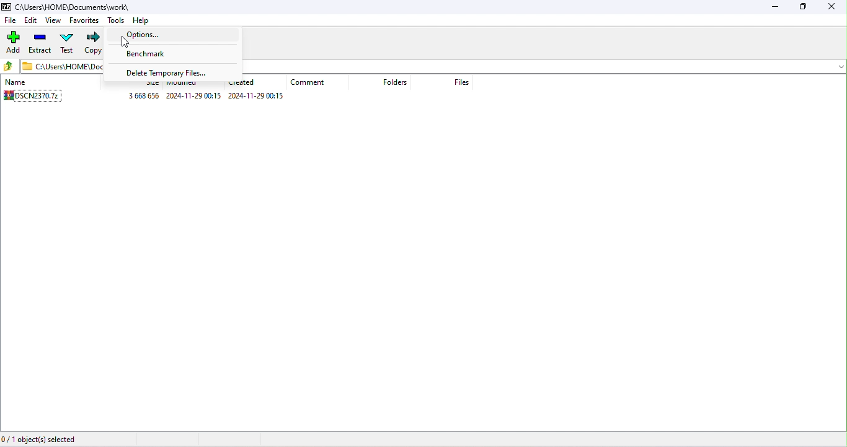  Describe the element at coordinates (94, 43) in the screenshot. I see `copy` at that location.